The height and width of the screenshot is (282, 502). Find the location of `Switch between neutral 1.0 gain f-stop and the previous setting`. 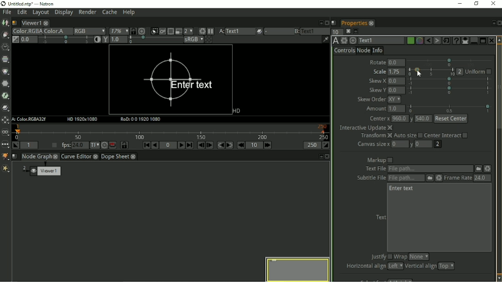

Switch between neutral 1.0 gain f-stop and the previous setting is located at coordinates (15, 40).